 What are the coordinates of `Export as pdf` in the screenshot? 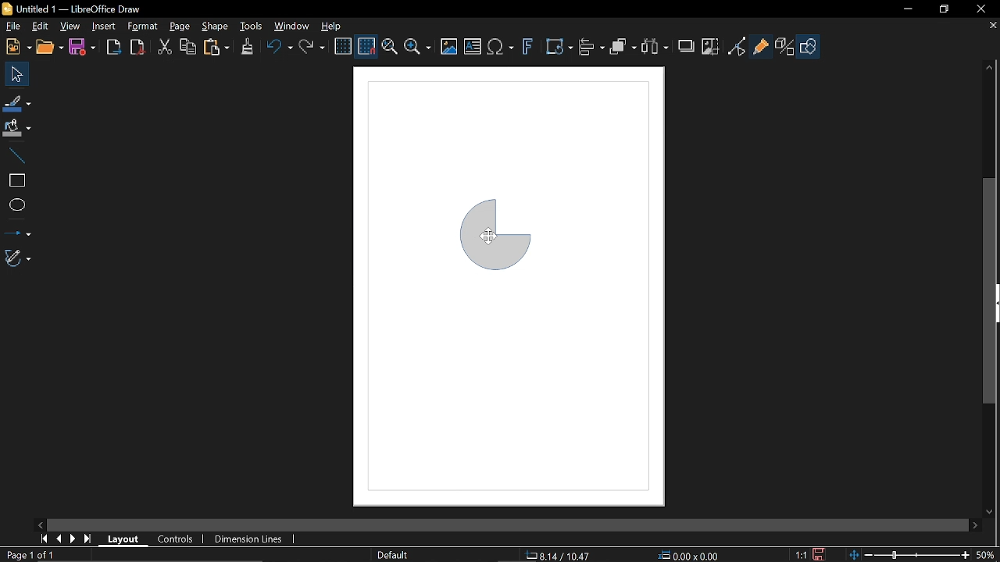 It's located at (137, 47).